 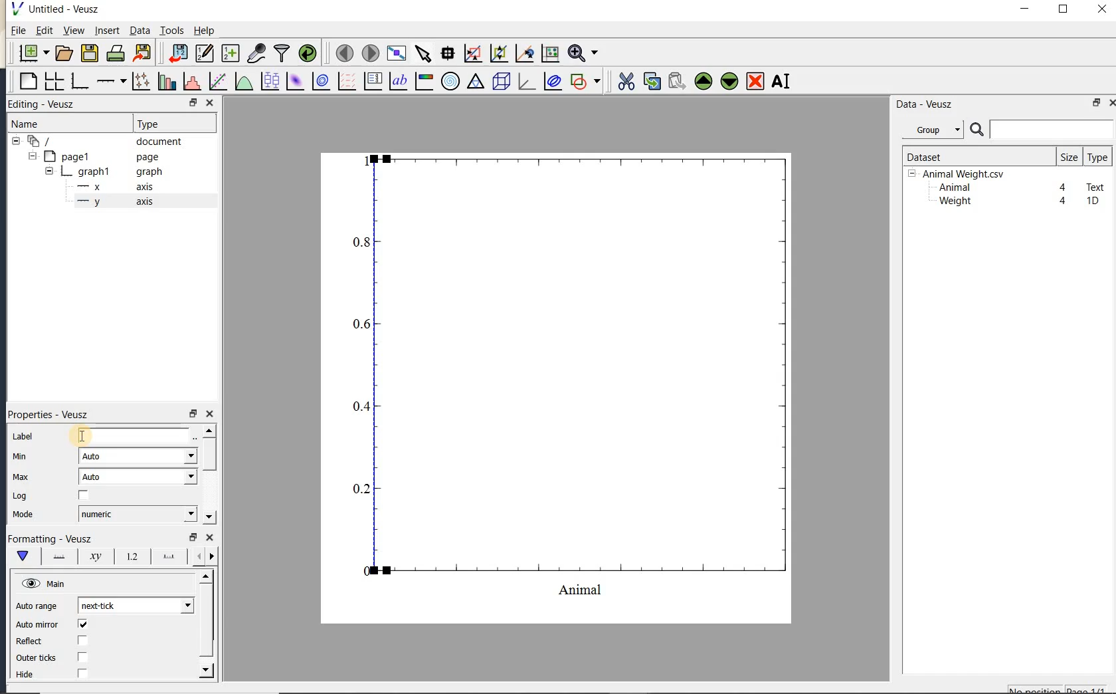 What do you see at coordinates (138, 477) in the screenshot?
I see `Auto` at bounding box center [138, 477].